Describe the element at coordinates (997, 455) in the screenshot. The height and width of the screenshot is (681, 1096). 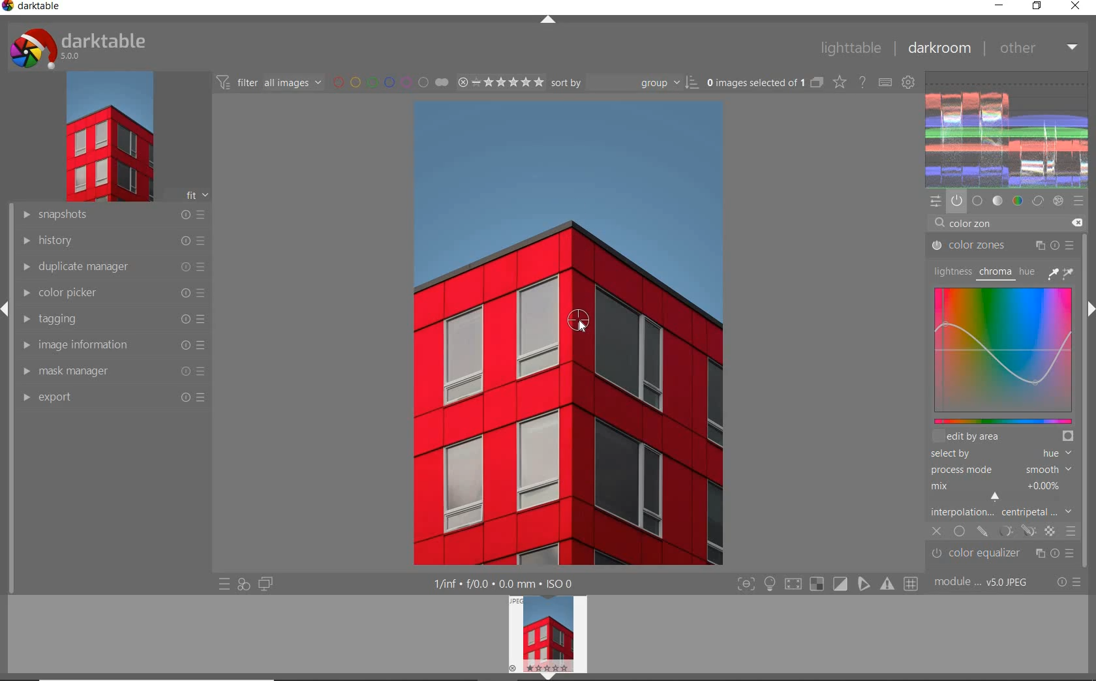
I see `SELECTED BY` at that location.